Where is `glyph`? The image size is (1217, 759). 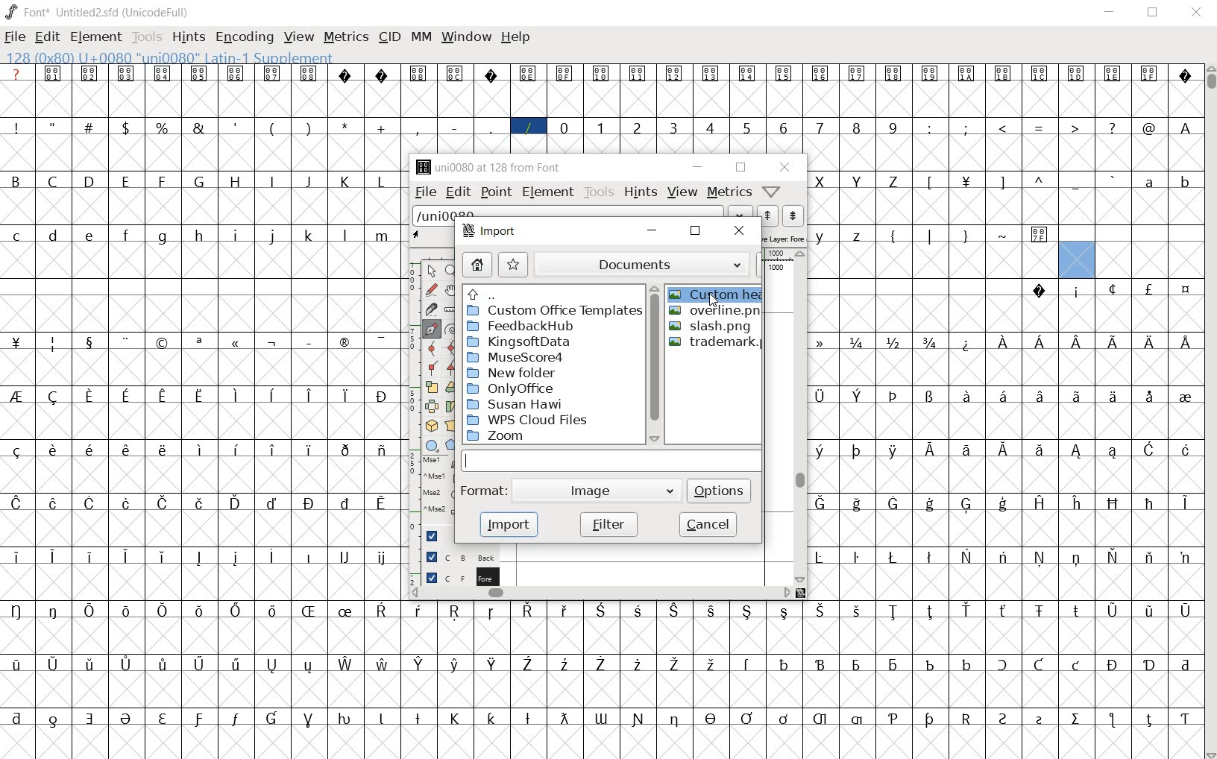 glyph is located at coordinates (1185, 398).